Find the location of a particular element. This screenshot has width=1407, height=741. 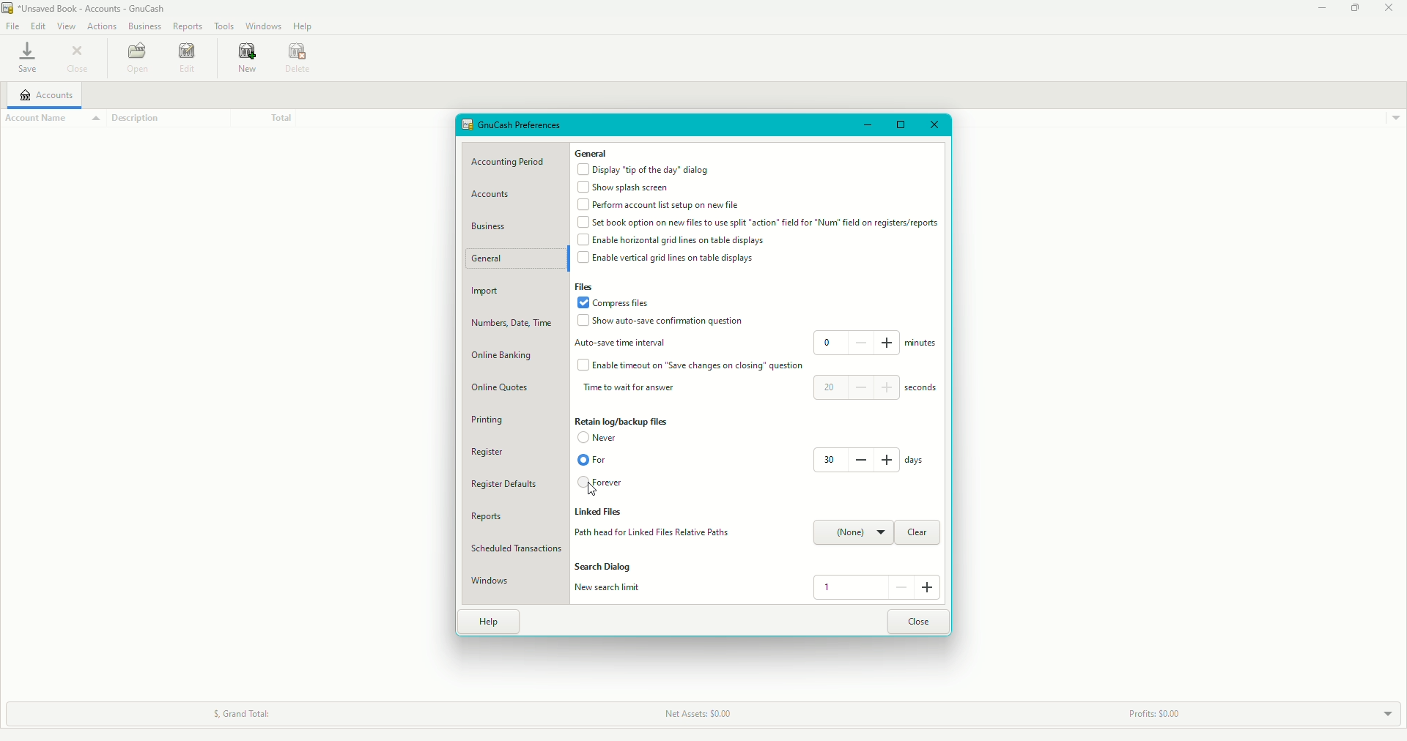

Drop down is located at coordinates (1395, 118).